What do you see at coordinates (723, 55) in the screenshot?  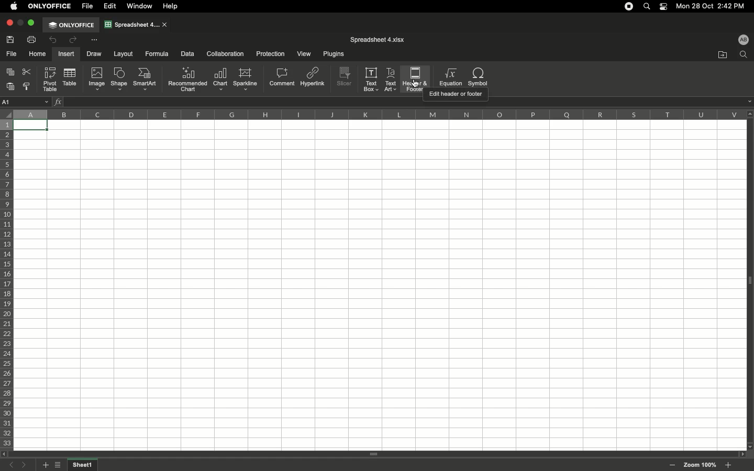 I see `Open file location` at bounding box center [723, 55].